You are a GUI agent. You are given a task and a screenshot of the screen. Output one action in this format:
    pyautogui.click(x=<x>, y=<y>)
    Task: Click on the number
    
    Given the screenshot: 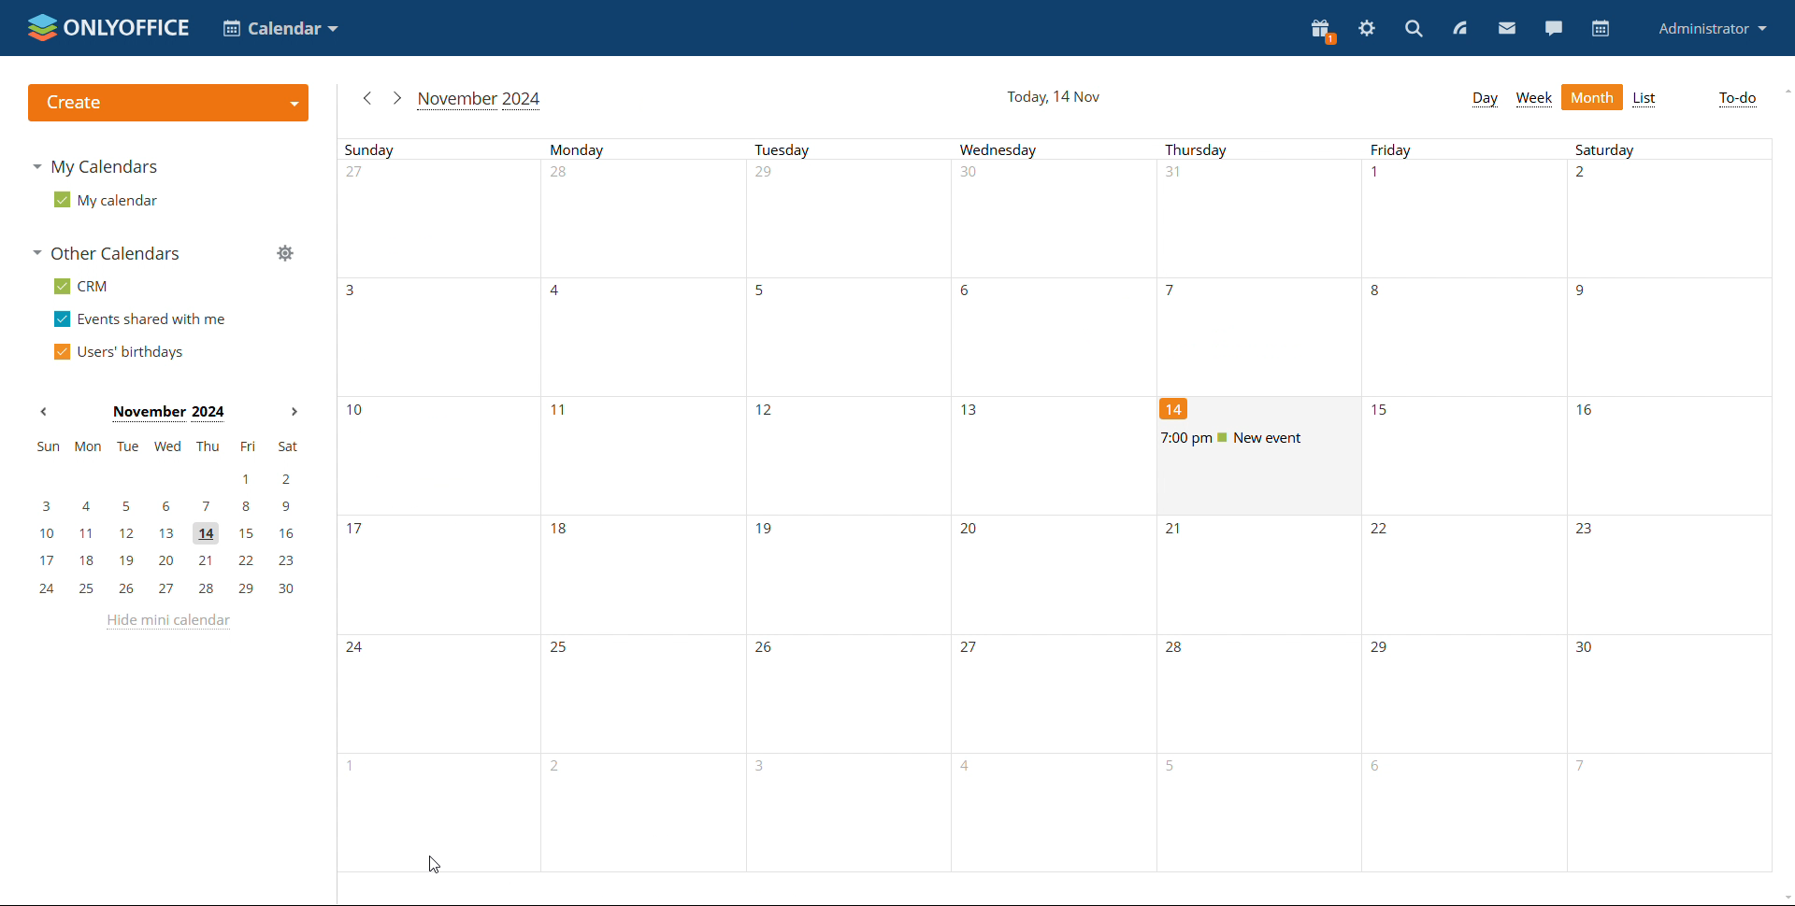 What is the action you would take?
    pyautogui.click(x=977, y=178)
    